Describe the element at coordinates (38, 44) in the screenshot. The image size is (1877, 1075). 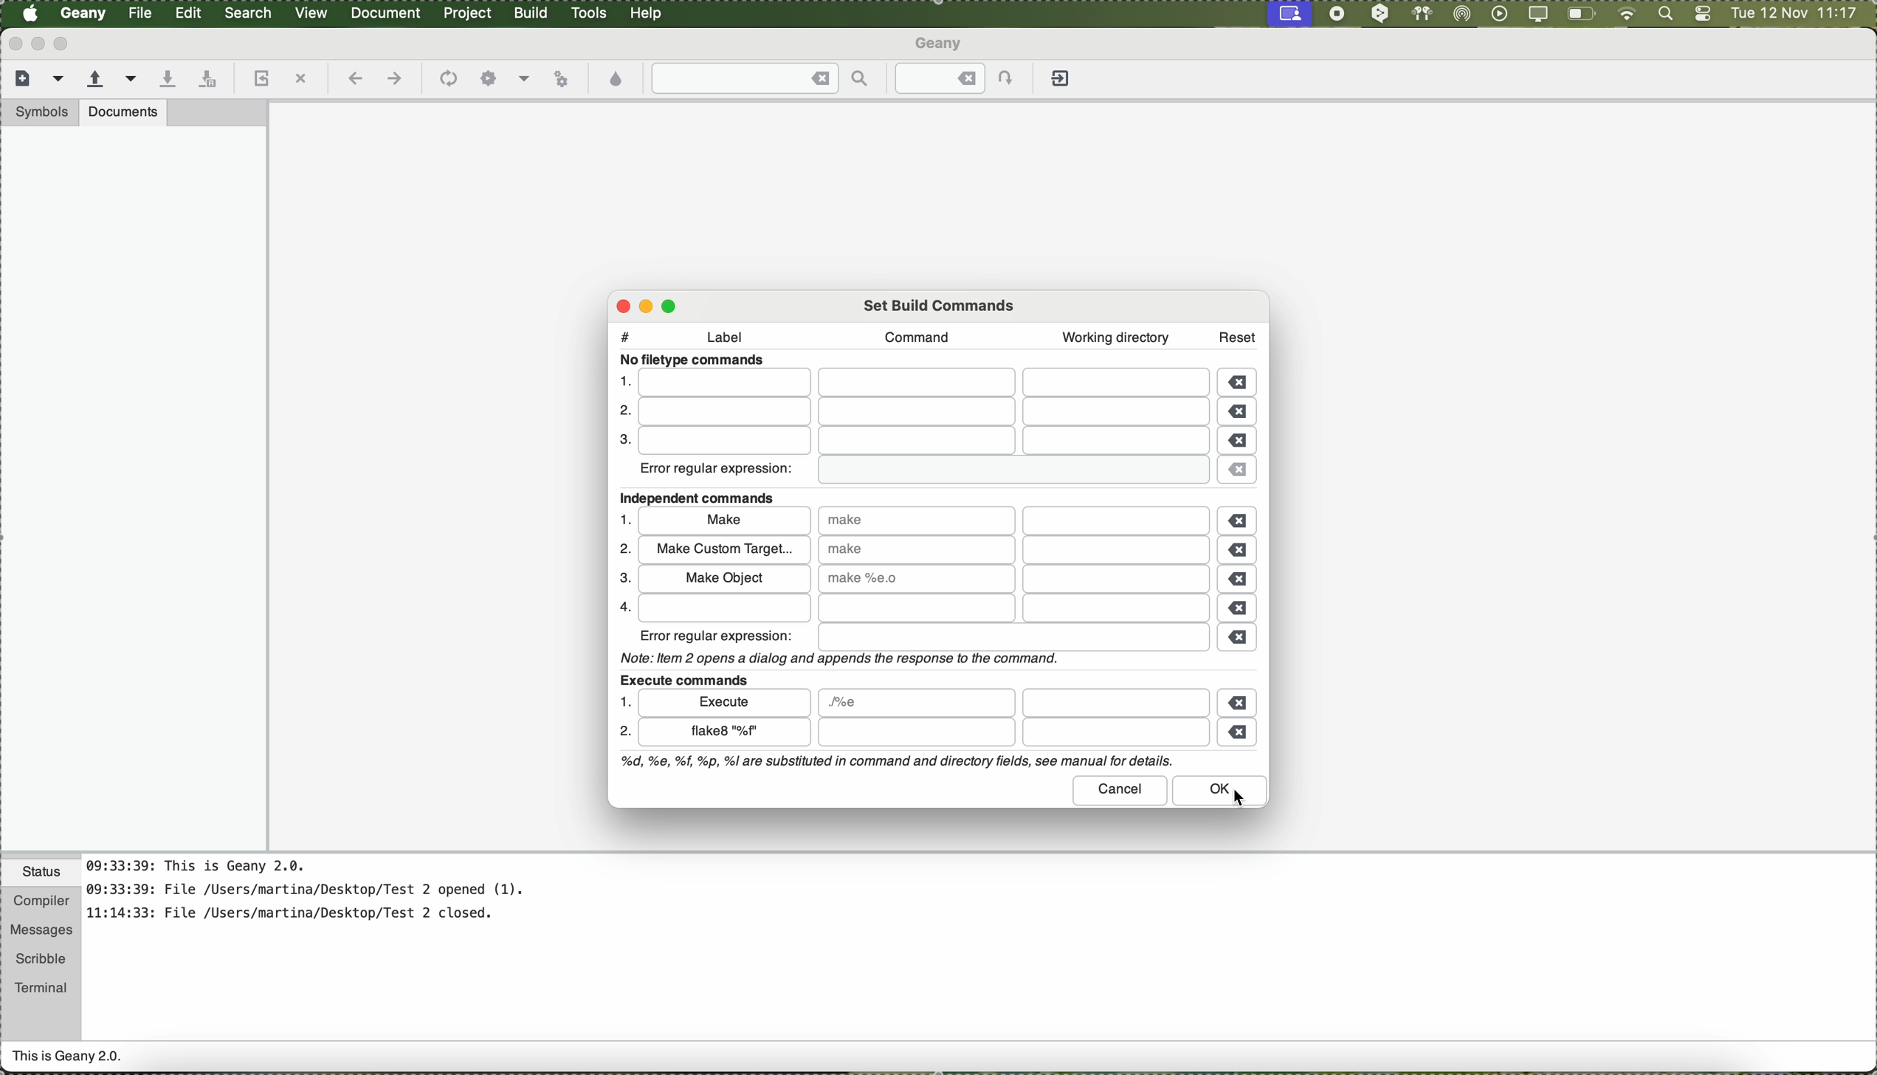
I see `minimize` at that location.